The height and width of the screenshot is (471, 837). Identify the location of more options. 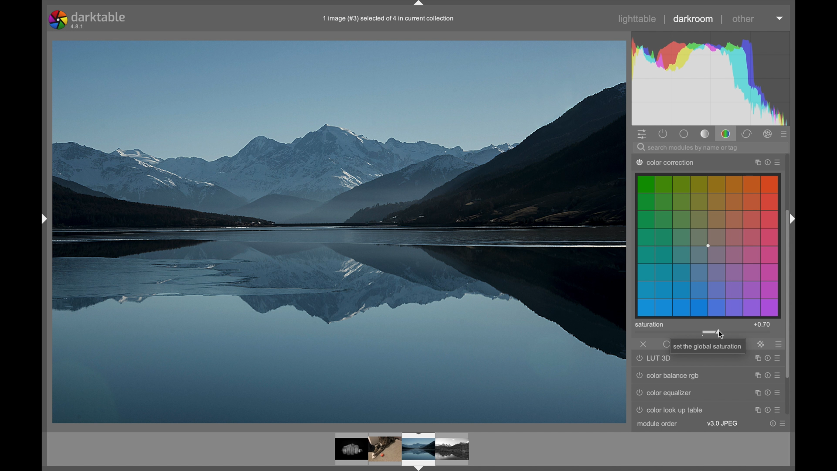
(779, 345).